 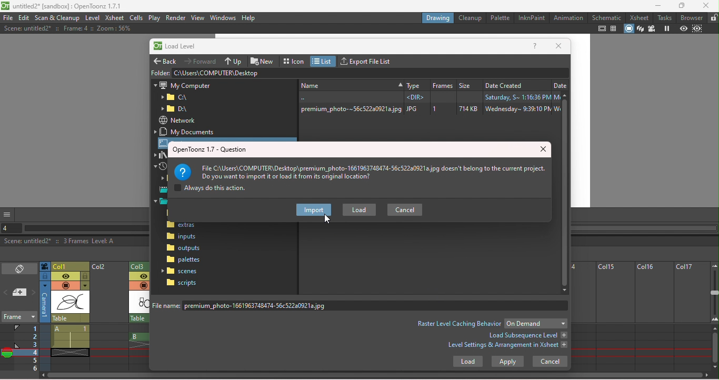 I want to click on Frame, so click(x=18, y=318).